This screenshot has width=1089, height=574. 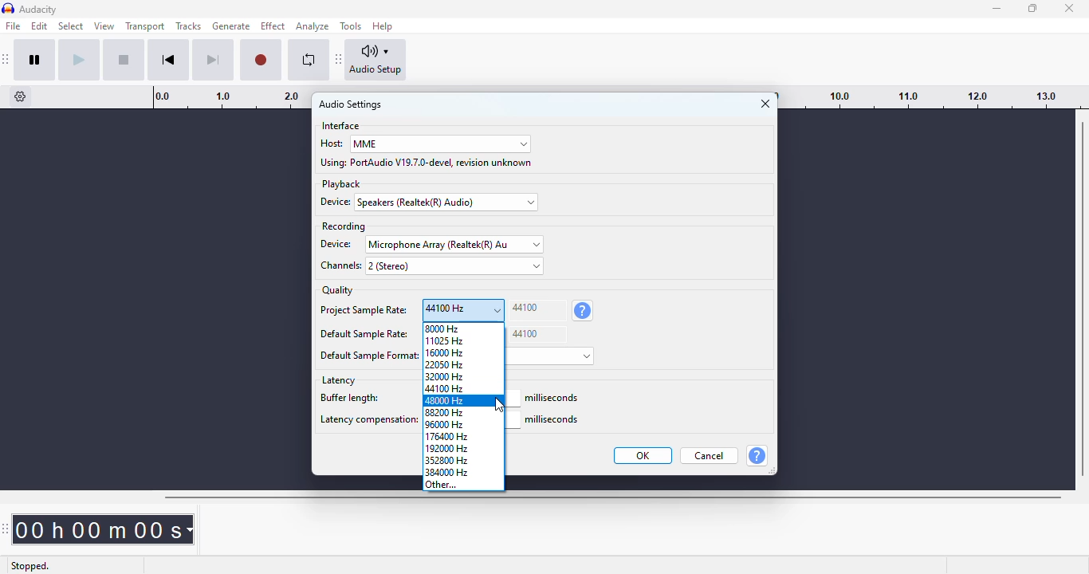 I want to click on channels, so click(x=339, y=266).